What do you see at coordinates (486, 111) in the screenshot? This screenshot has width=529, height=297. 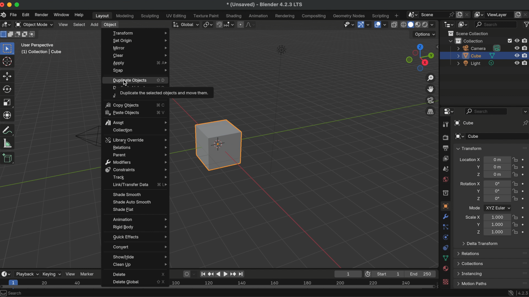 I see `search bar` at bounding box center [486, 111].